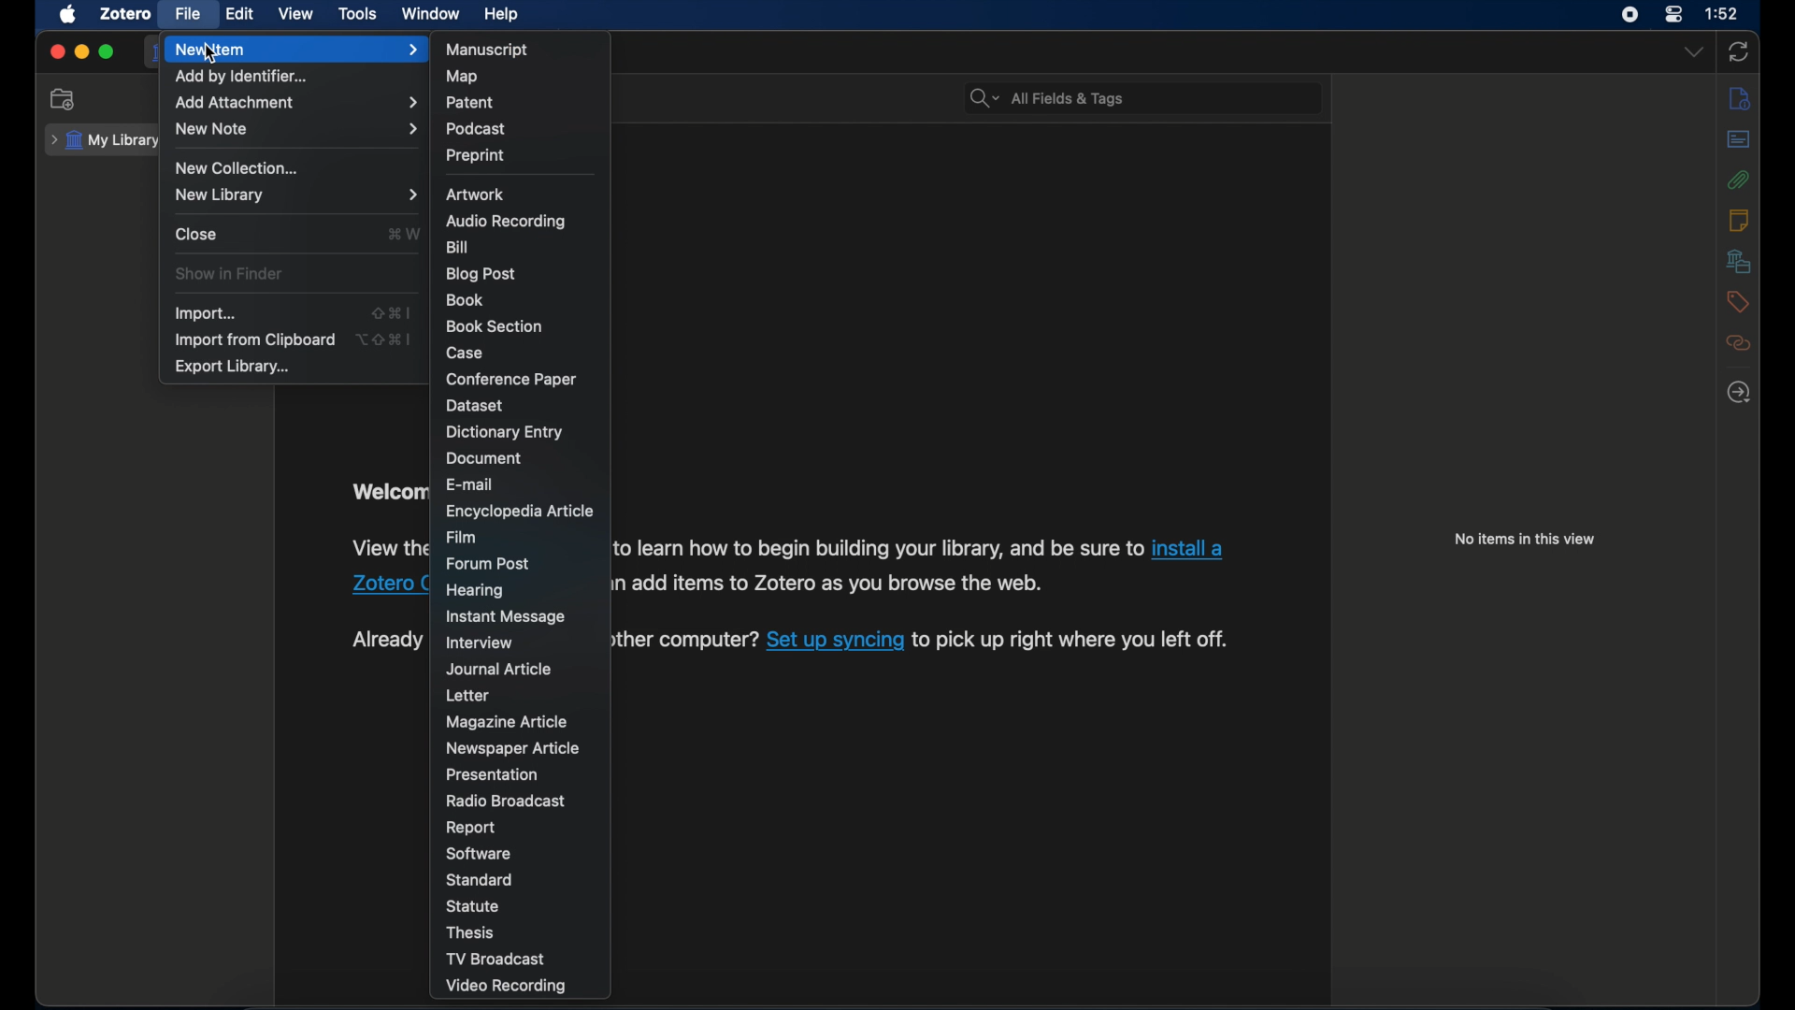 The height and width of the screenshot is (1010, 1795). I want to click on related, so click(1739, 342).